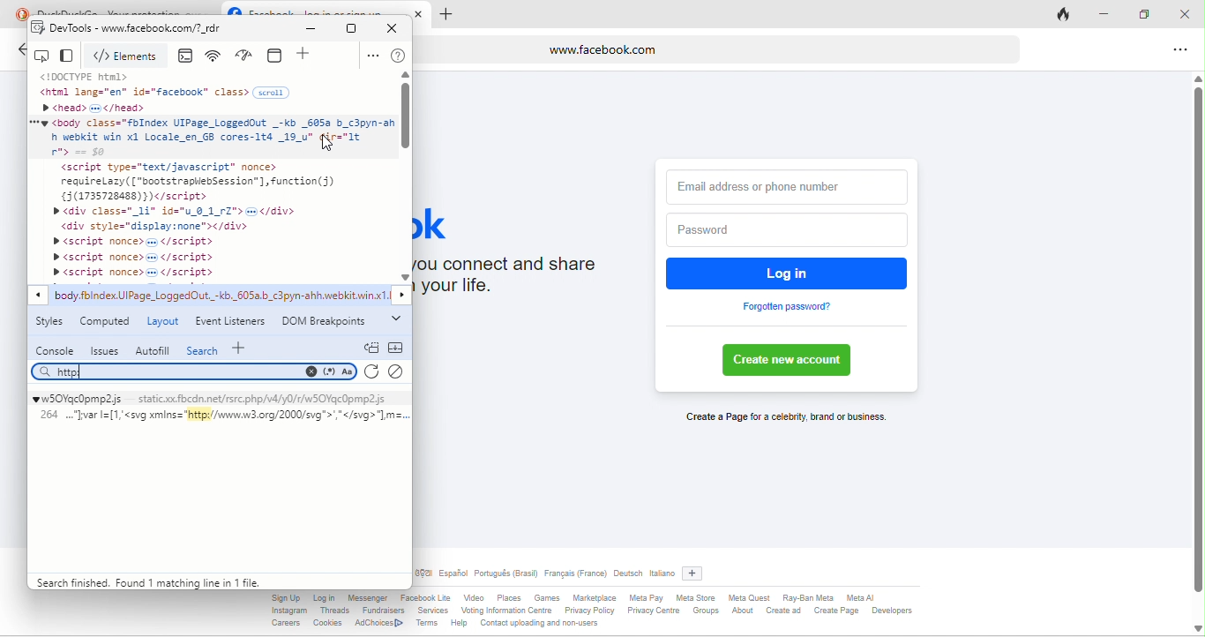 This screenshot has height=637, width=1205. I want to click on log in, so click(789, 273).